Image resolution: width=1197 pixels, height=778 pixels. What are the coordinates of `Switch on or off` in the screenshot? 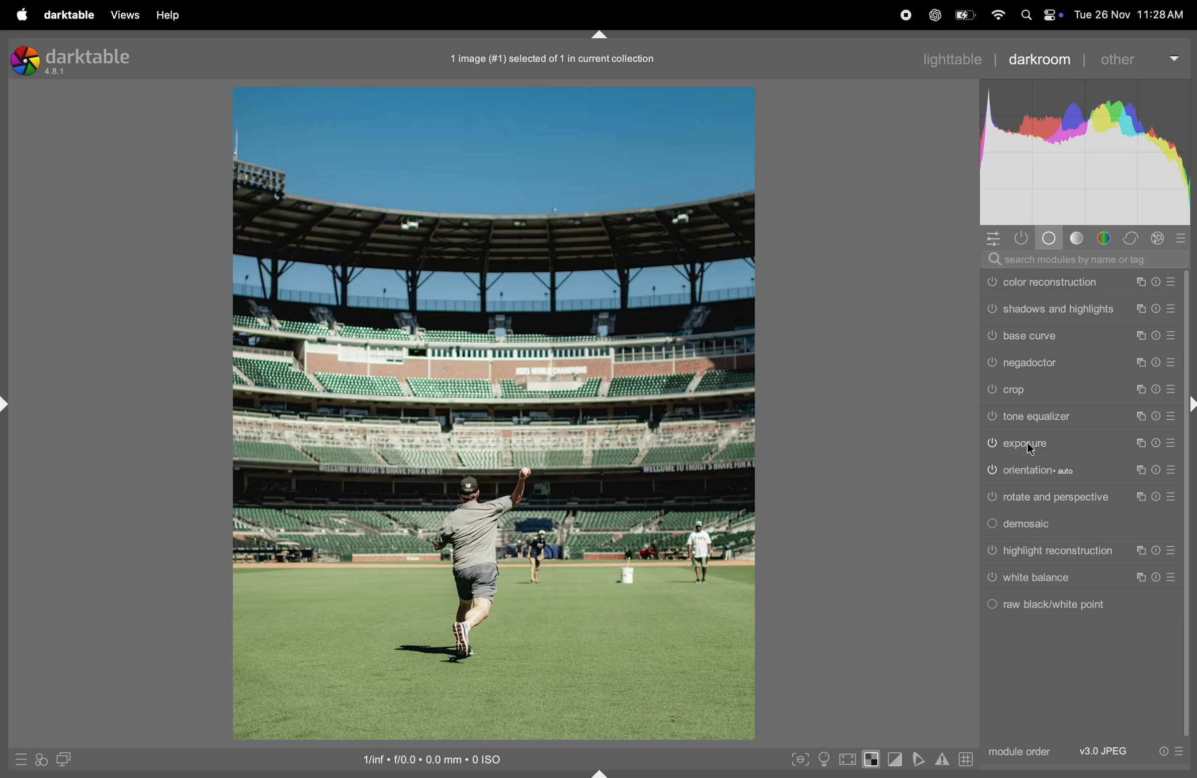 It's located at (991, 362).